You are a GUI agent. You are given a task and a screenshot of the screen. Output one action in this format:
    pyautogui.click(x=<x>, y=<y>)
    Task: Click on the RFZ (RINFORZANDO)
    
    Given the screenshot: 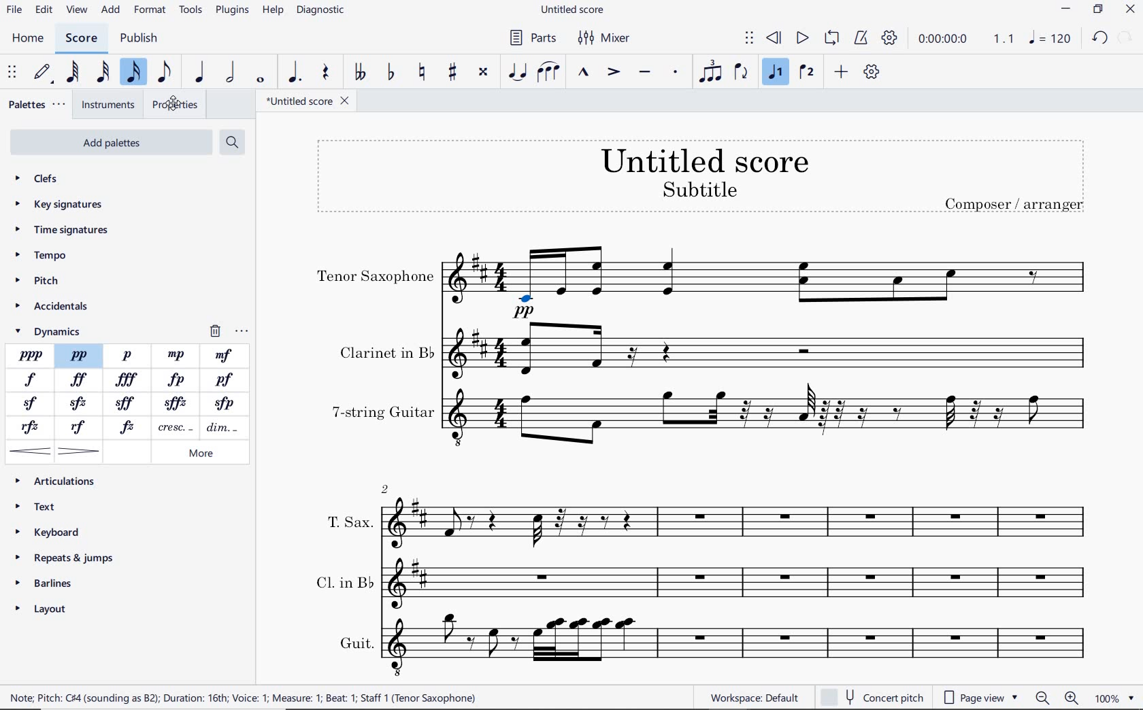 What is the action you would take?
    pyautogui.click(x=33, y=428)
    